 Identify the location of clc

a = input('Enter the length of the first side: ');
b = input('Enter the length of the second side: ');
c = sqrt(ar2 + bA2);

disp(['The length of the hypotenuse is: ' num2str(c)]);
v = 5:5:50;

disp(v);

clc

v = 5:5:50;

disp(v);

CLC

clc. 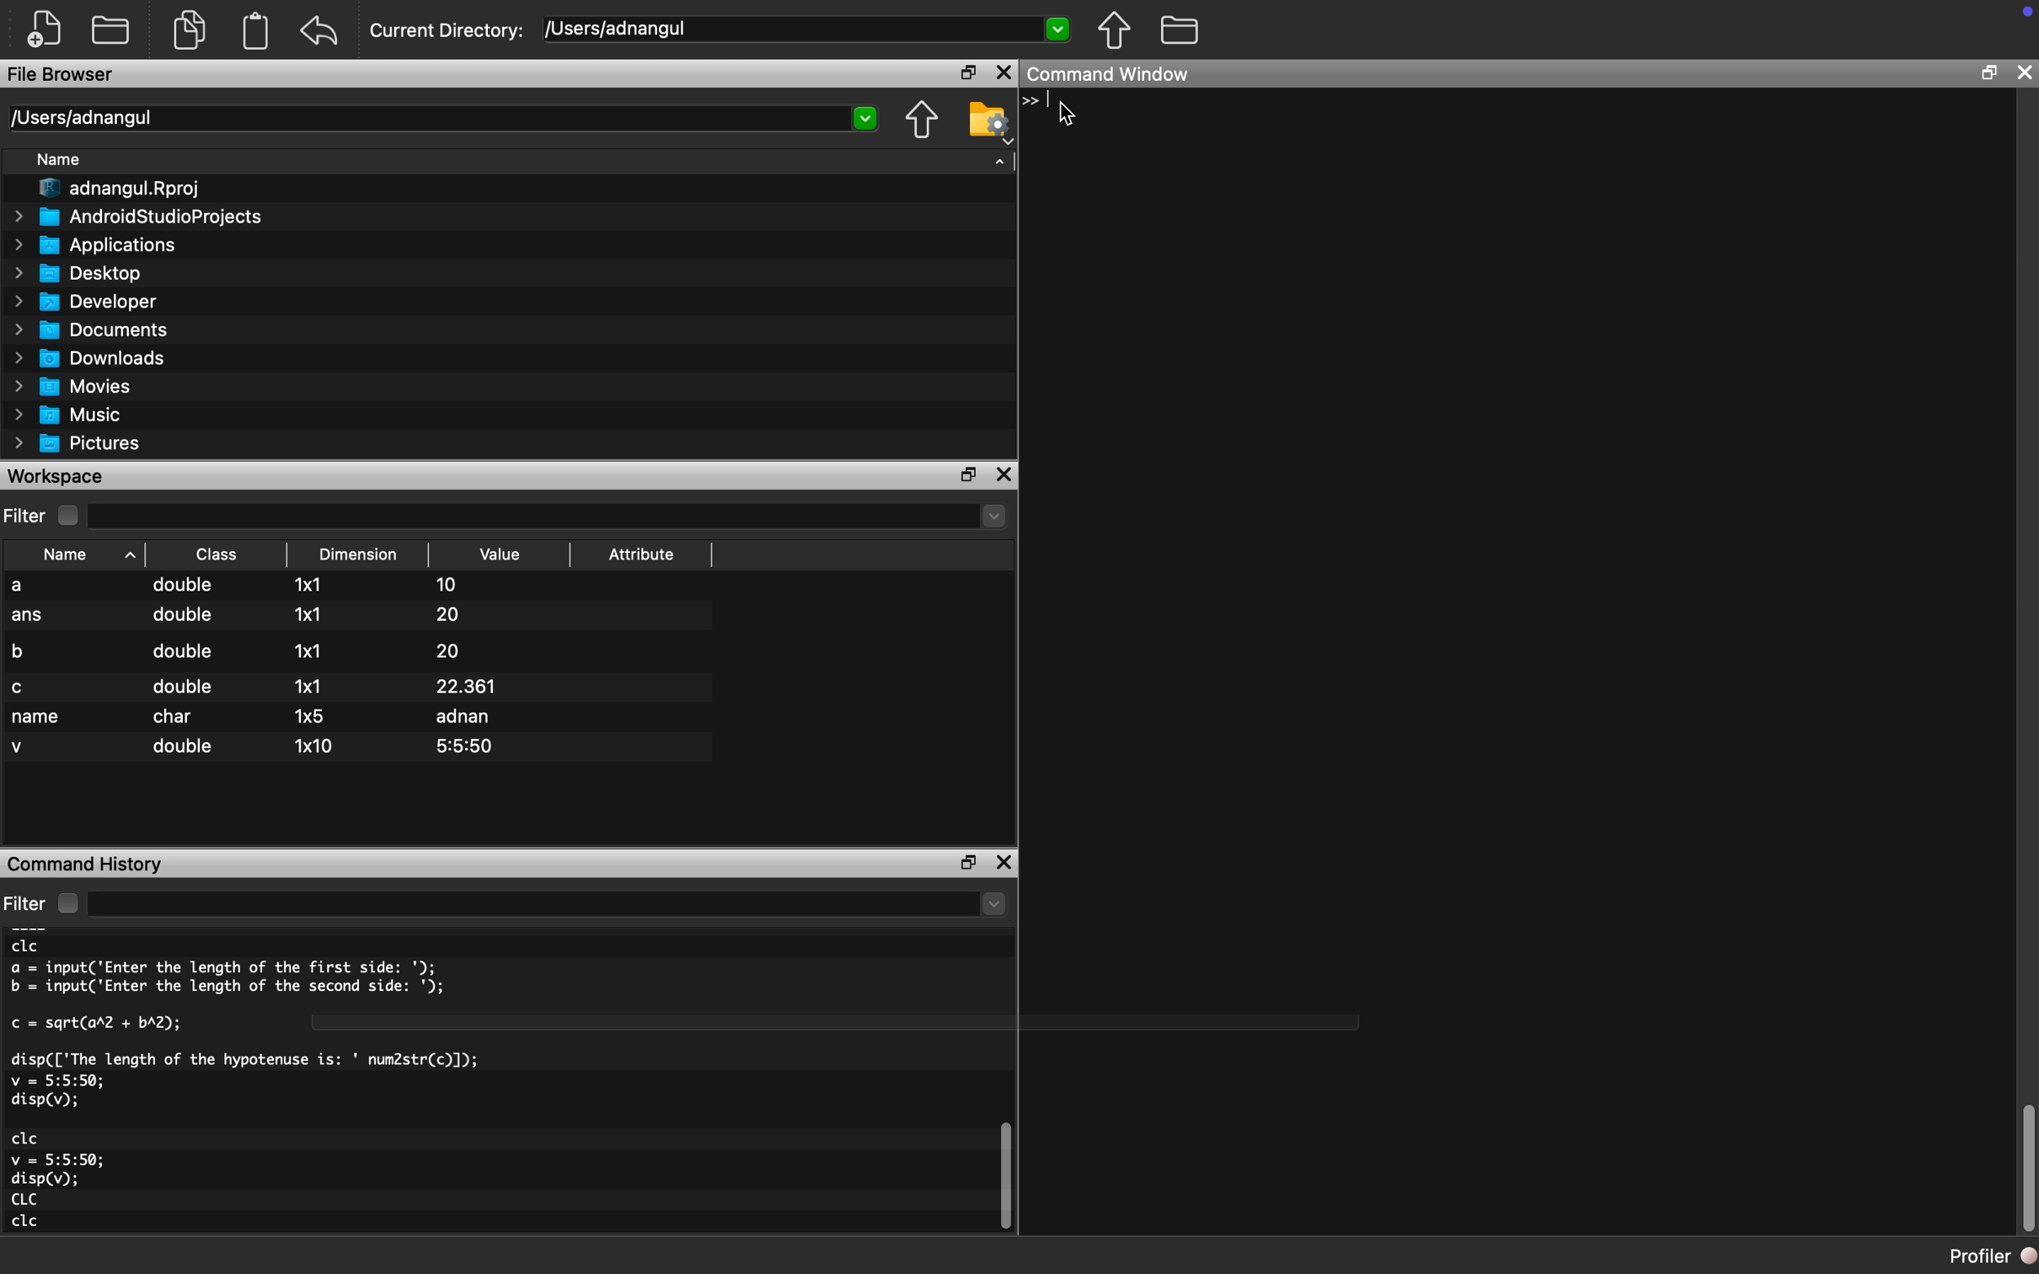
(302, 1088).